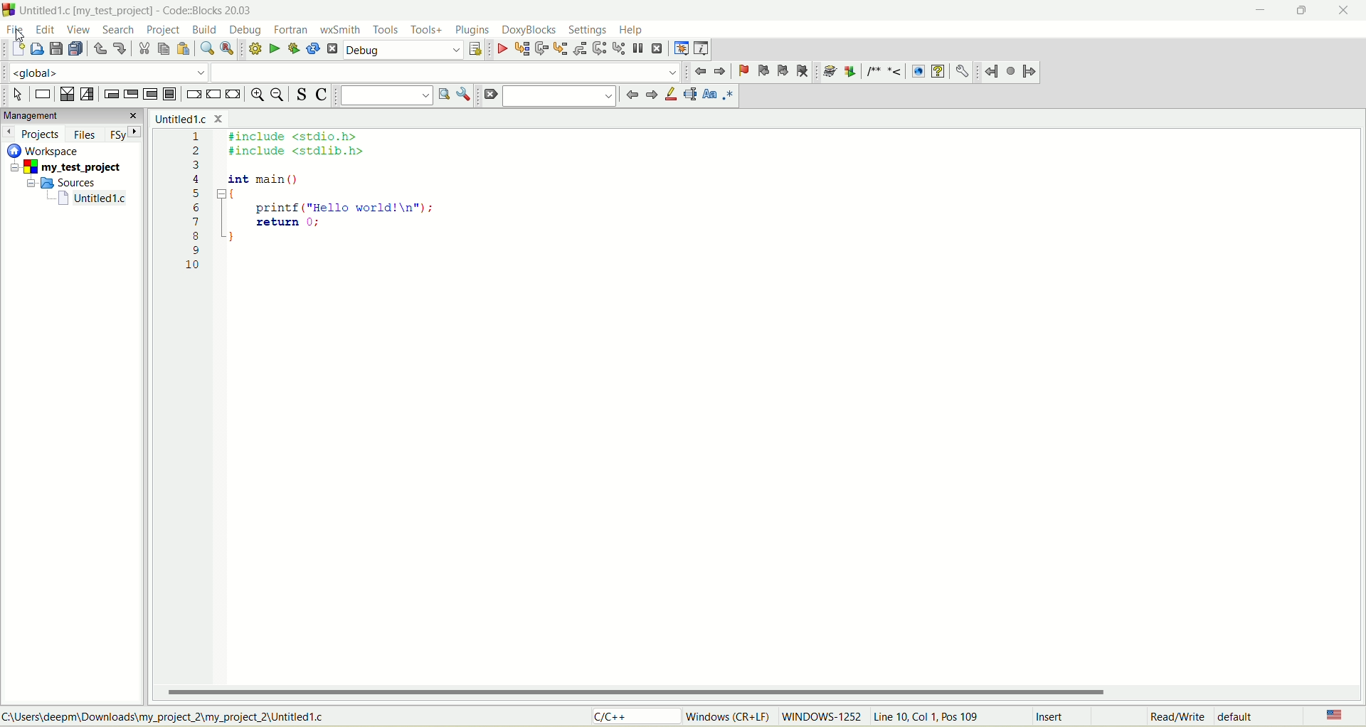 This screenshot has width=1366, height=727. What do you see at coordinates (961, 71) in the screenshot?
I see `preferences` at bounding box center [961, 71].